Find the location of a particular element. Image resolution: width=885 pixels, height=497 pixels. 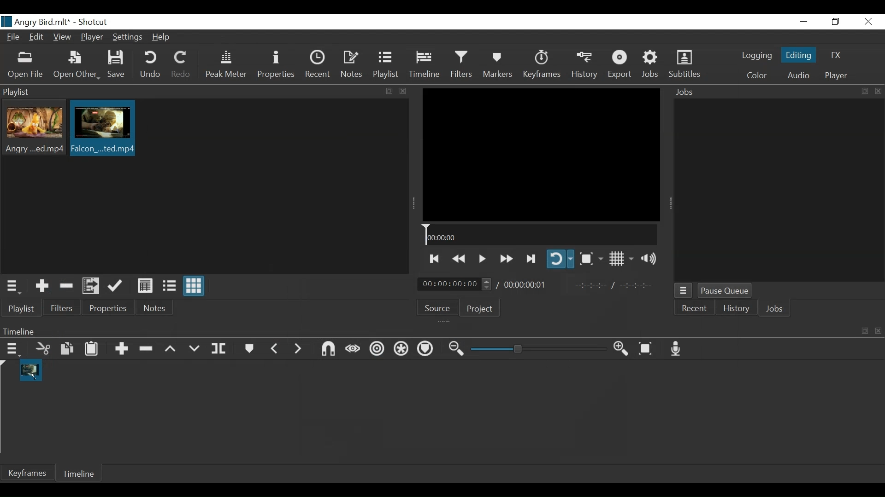

Timeline is located at coordinates (424, 330).